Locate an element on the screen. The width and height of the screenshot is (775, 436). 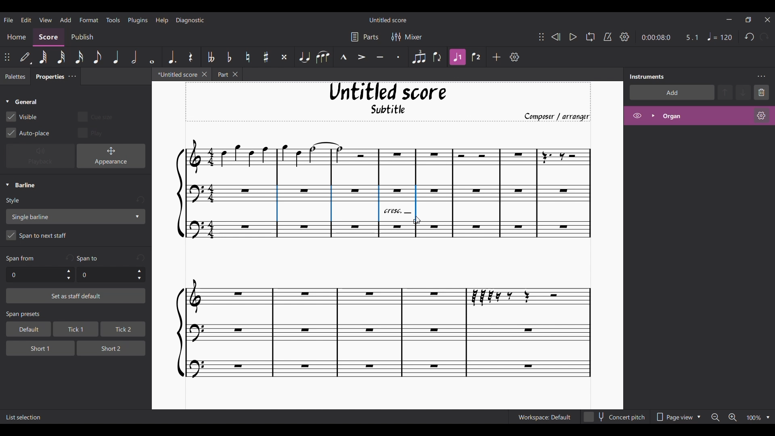
Highlighted due to current selection is located at coordinates (457, 57).